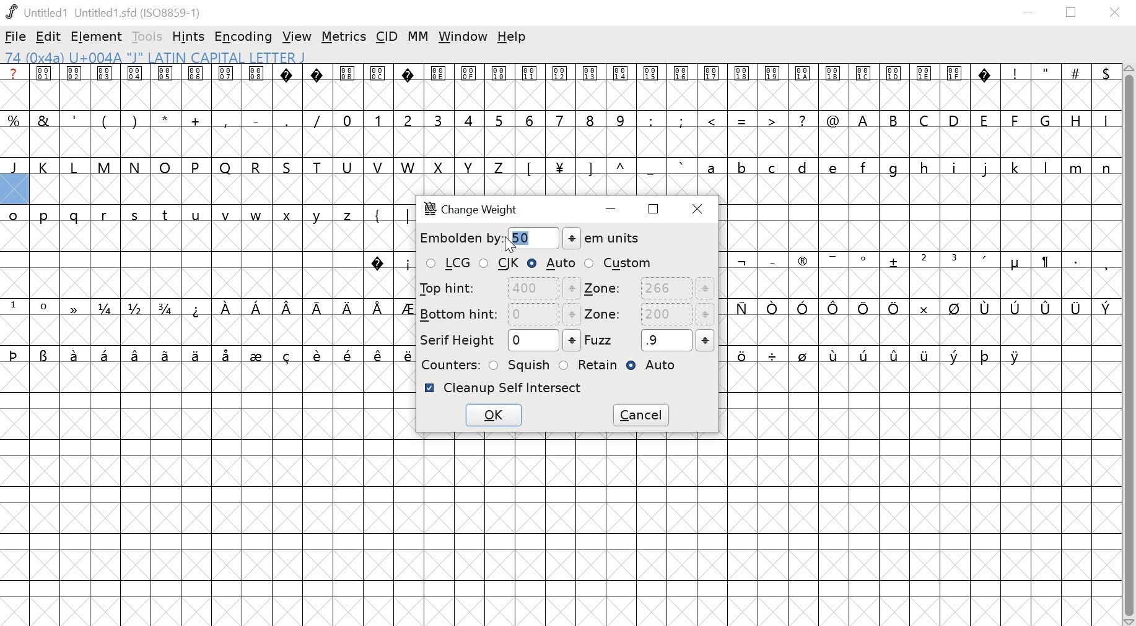  What do you see at coordinates (106, 12) in the screenshot?
I see `Untitled1 (Untitled1.sfd(ISO8859-1)` at bounding box center [106, 12].